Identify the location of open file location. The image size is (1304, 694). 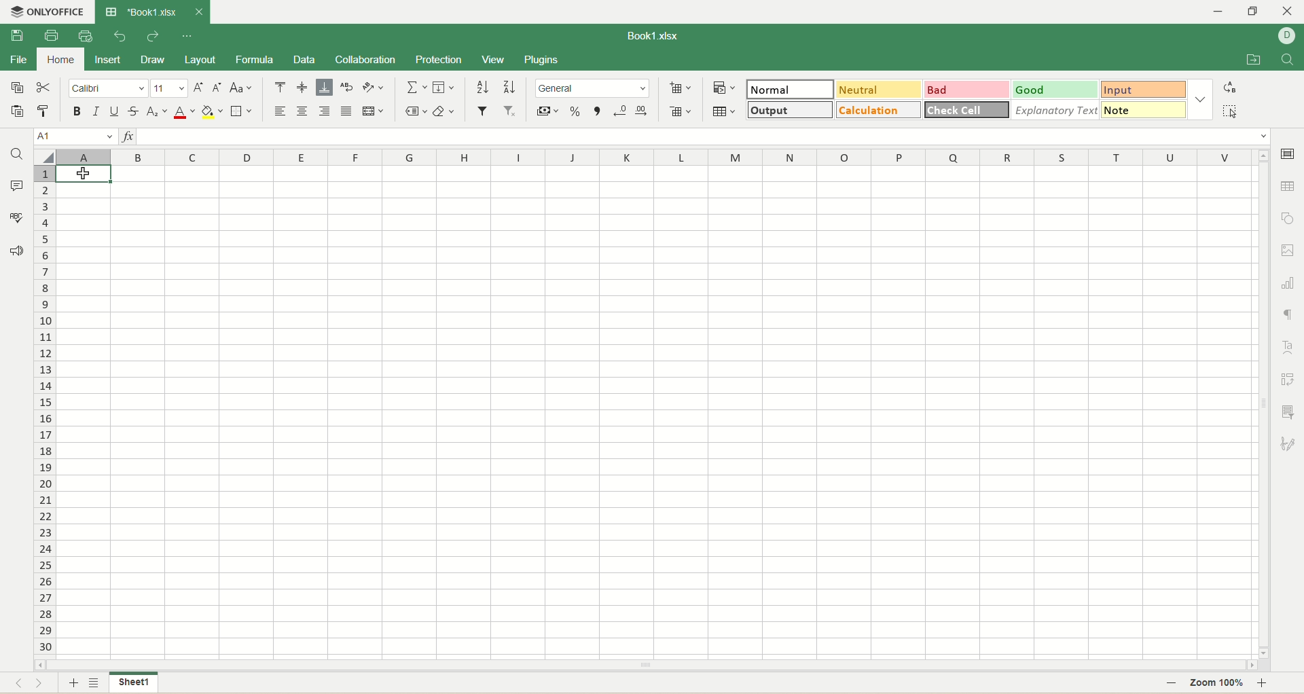
(1252, 60).